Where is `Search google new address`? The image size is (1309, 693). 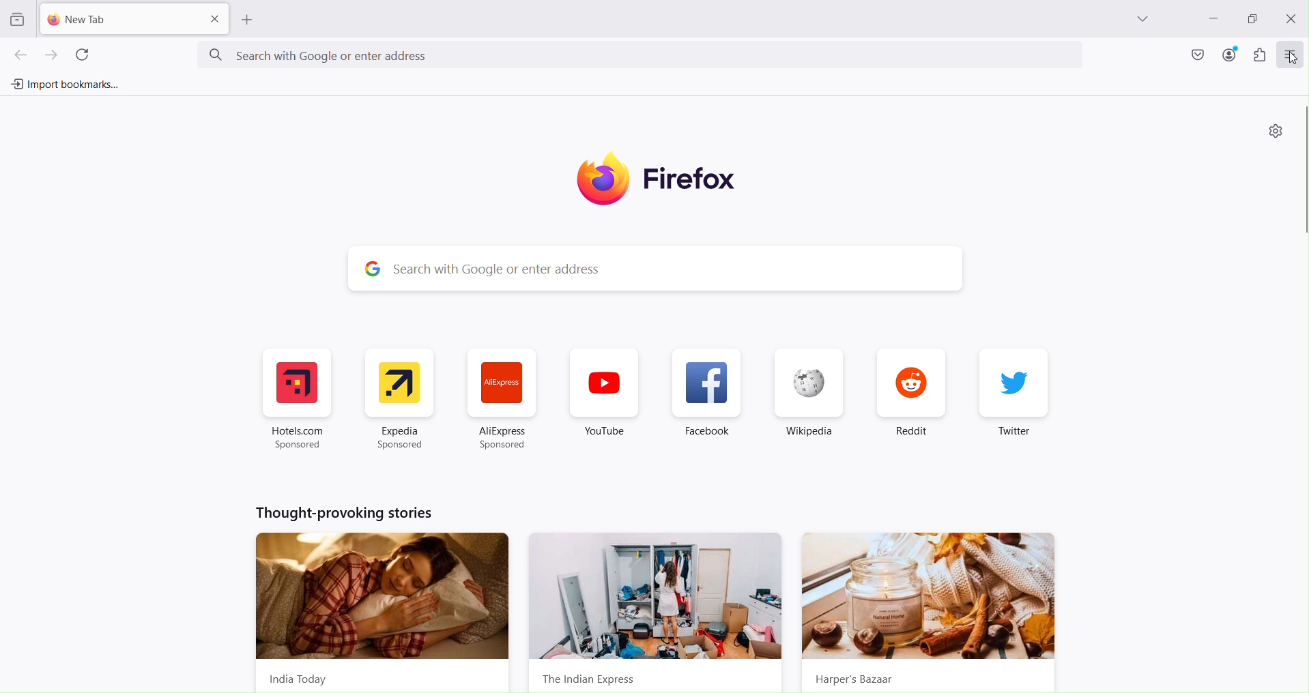 Search google new address is located at coordinates (642, 55).